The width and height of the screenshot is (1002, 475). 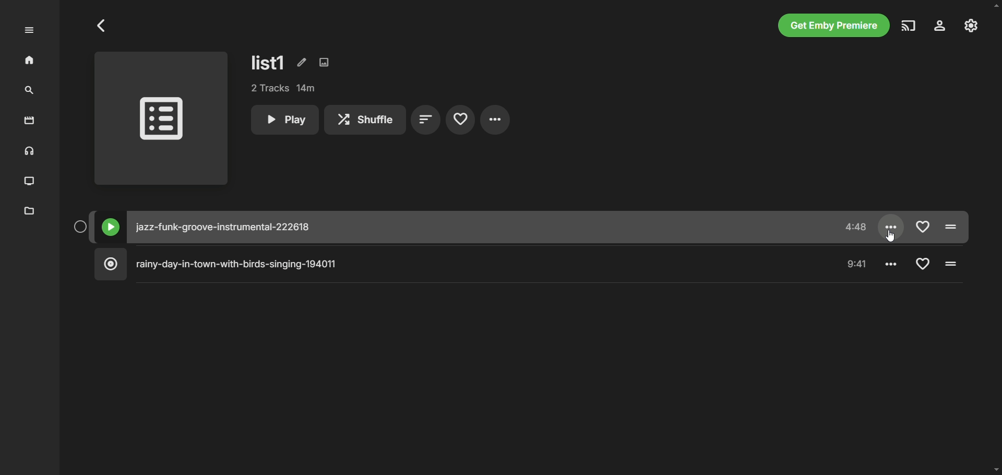 What do you see at coordinates (102, 26) in the screenshot?
I see `Go to previous page` at bounding box center [102, 26].